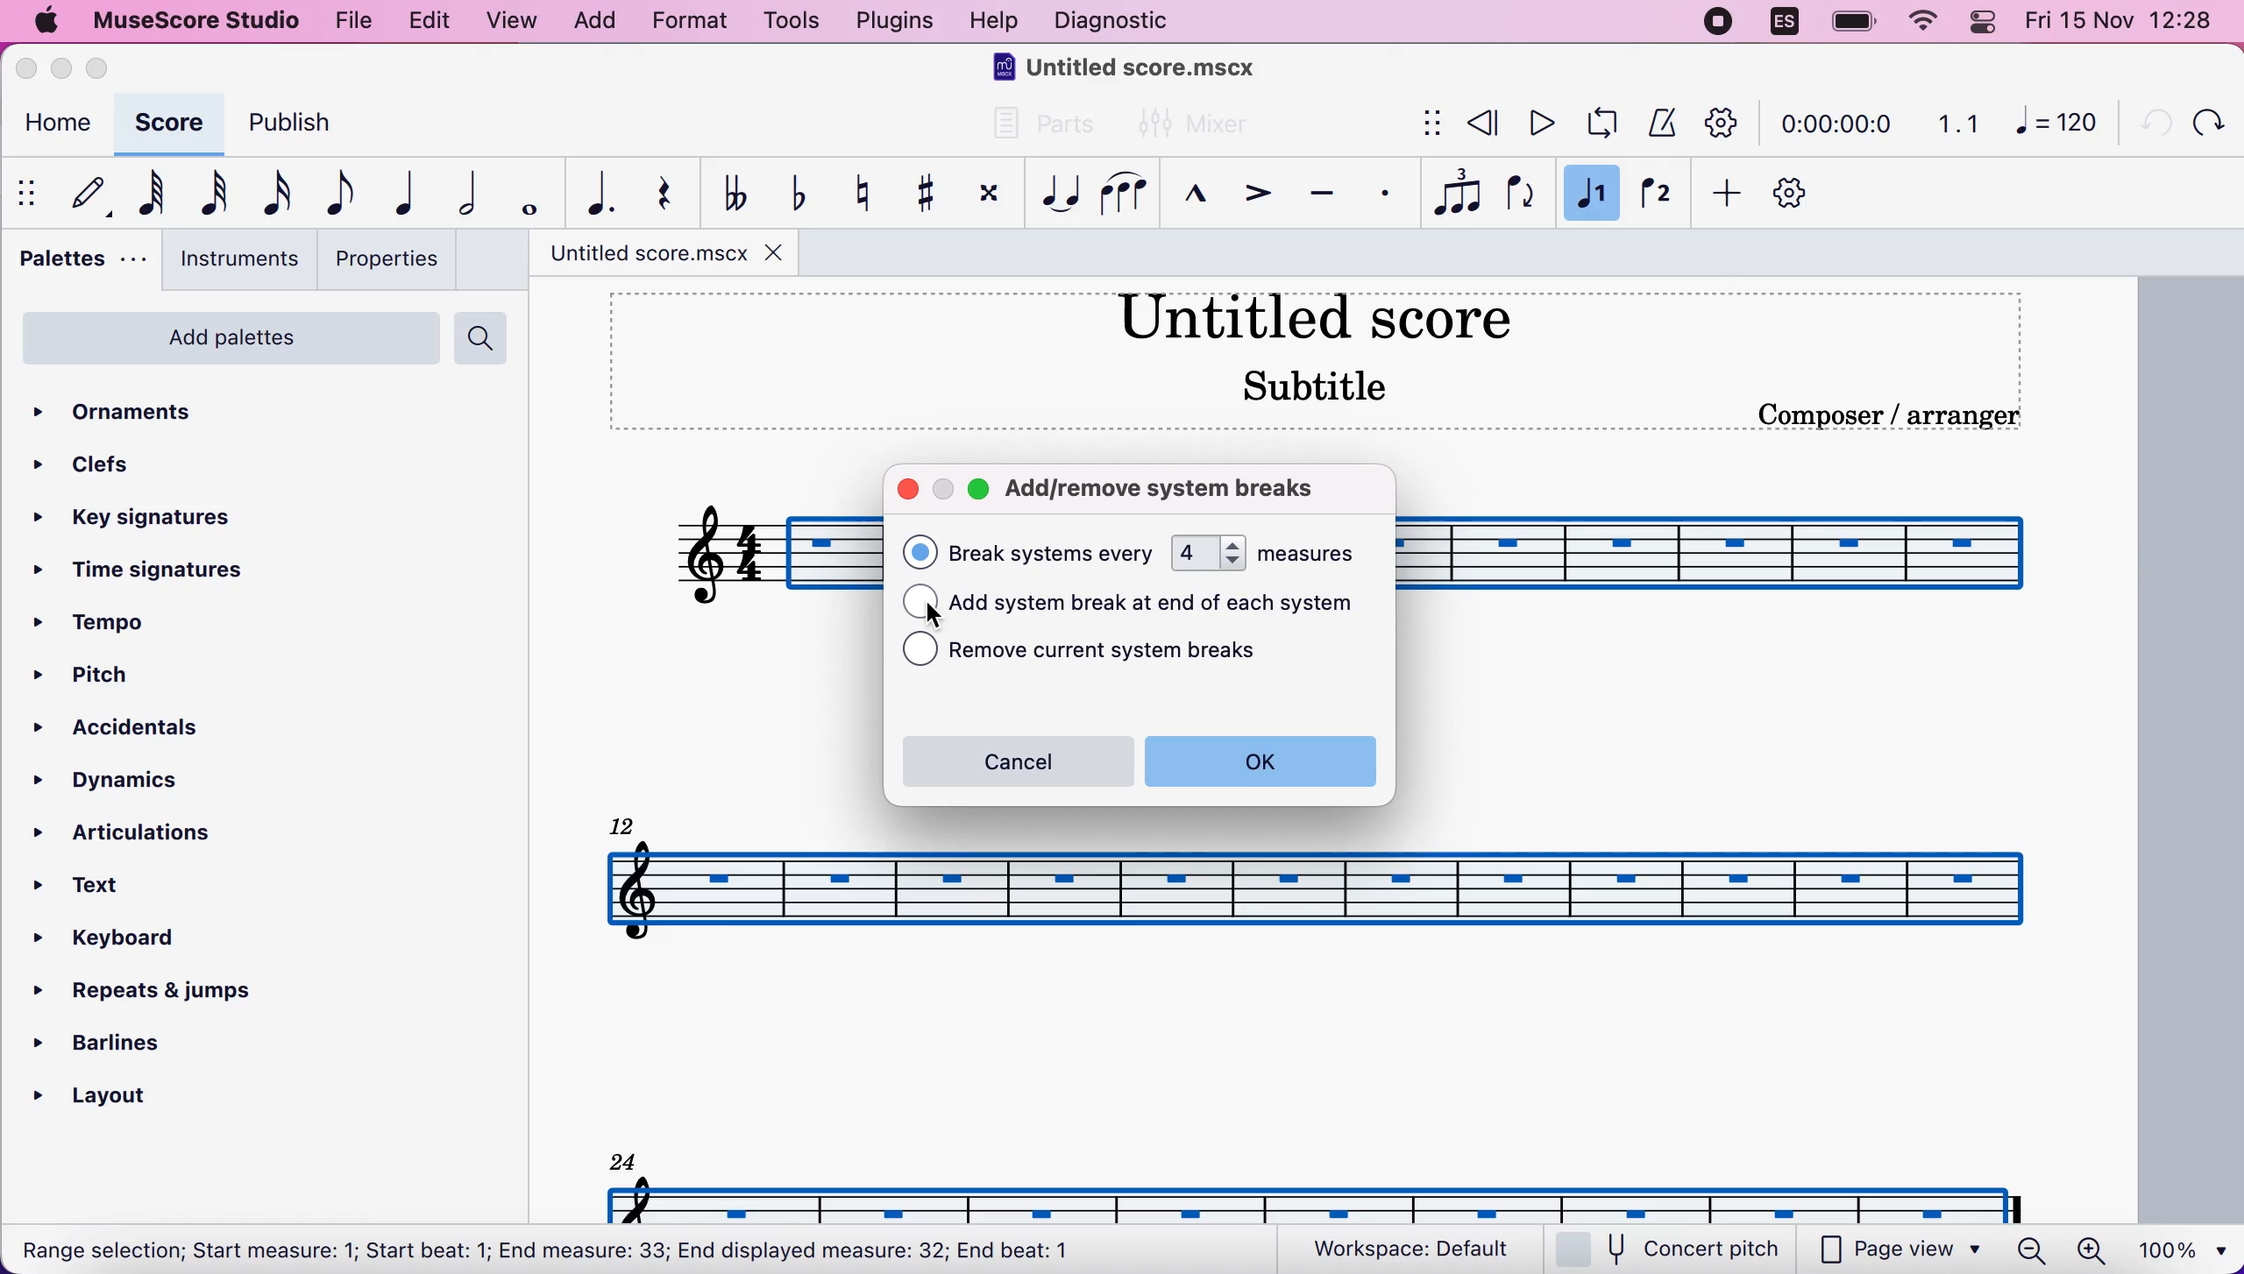  What do you see at coordinates (1313, 315) in the screenshot?
I see `title` at bounding box center [1313, 315].